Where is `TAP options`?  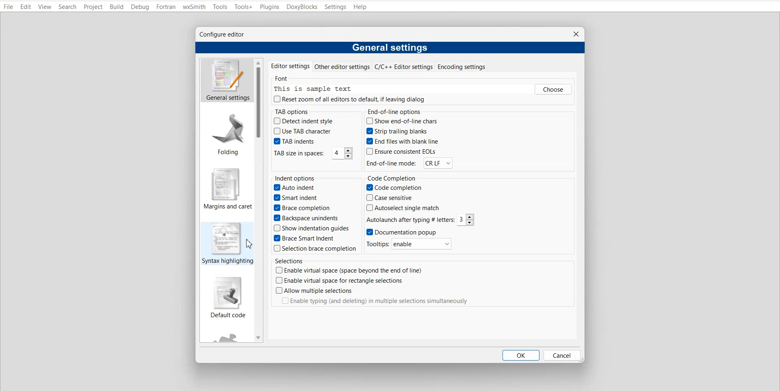
TAP options is located at coordinates (292, 112).